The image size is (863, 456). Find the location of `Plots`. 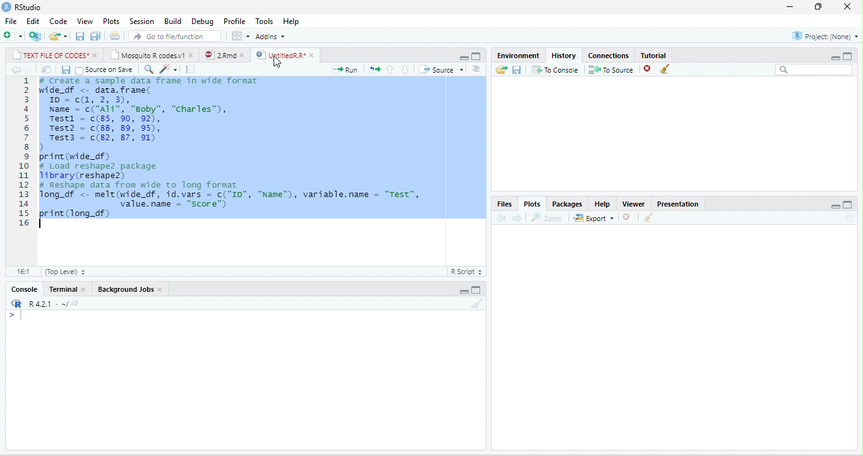

Plots is located at coordinates (112, 21).